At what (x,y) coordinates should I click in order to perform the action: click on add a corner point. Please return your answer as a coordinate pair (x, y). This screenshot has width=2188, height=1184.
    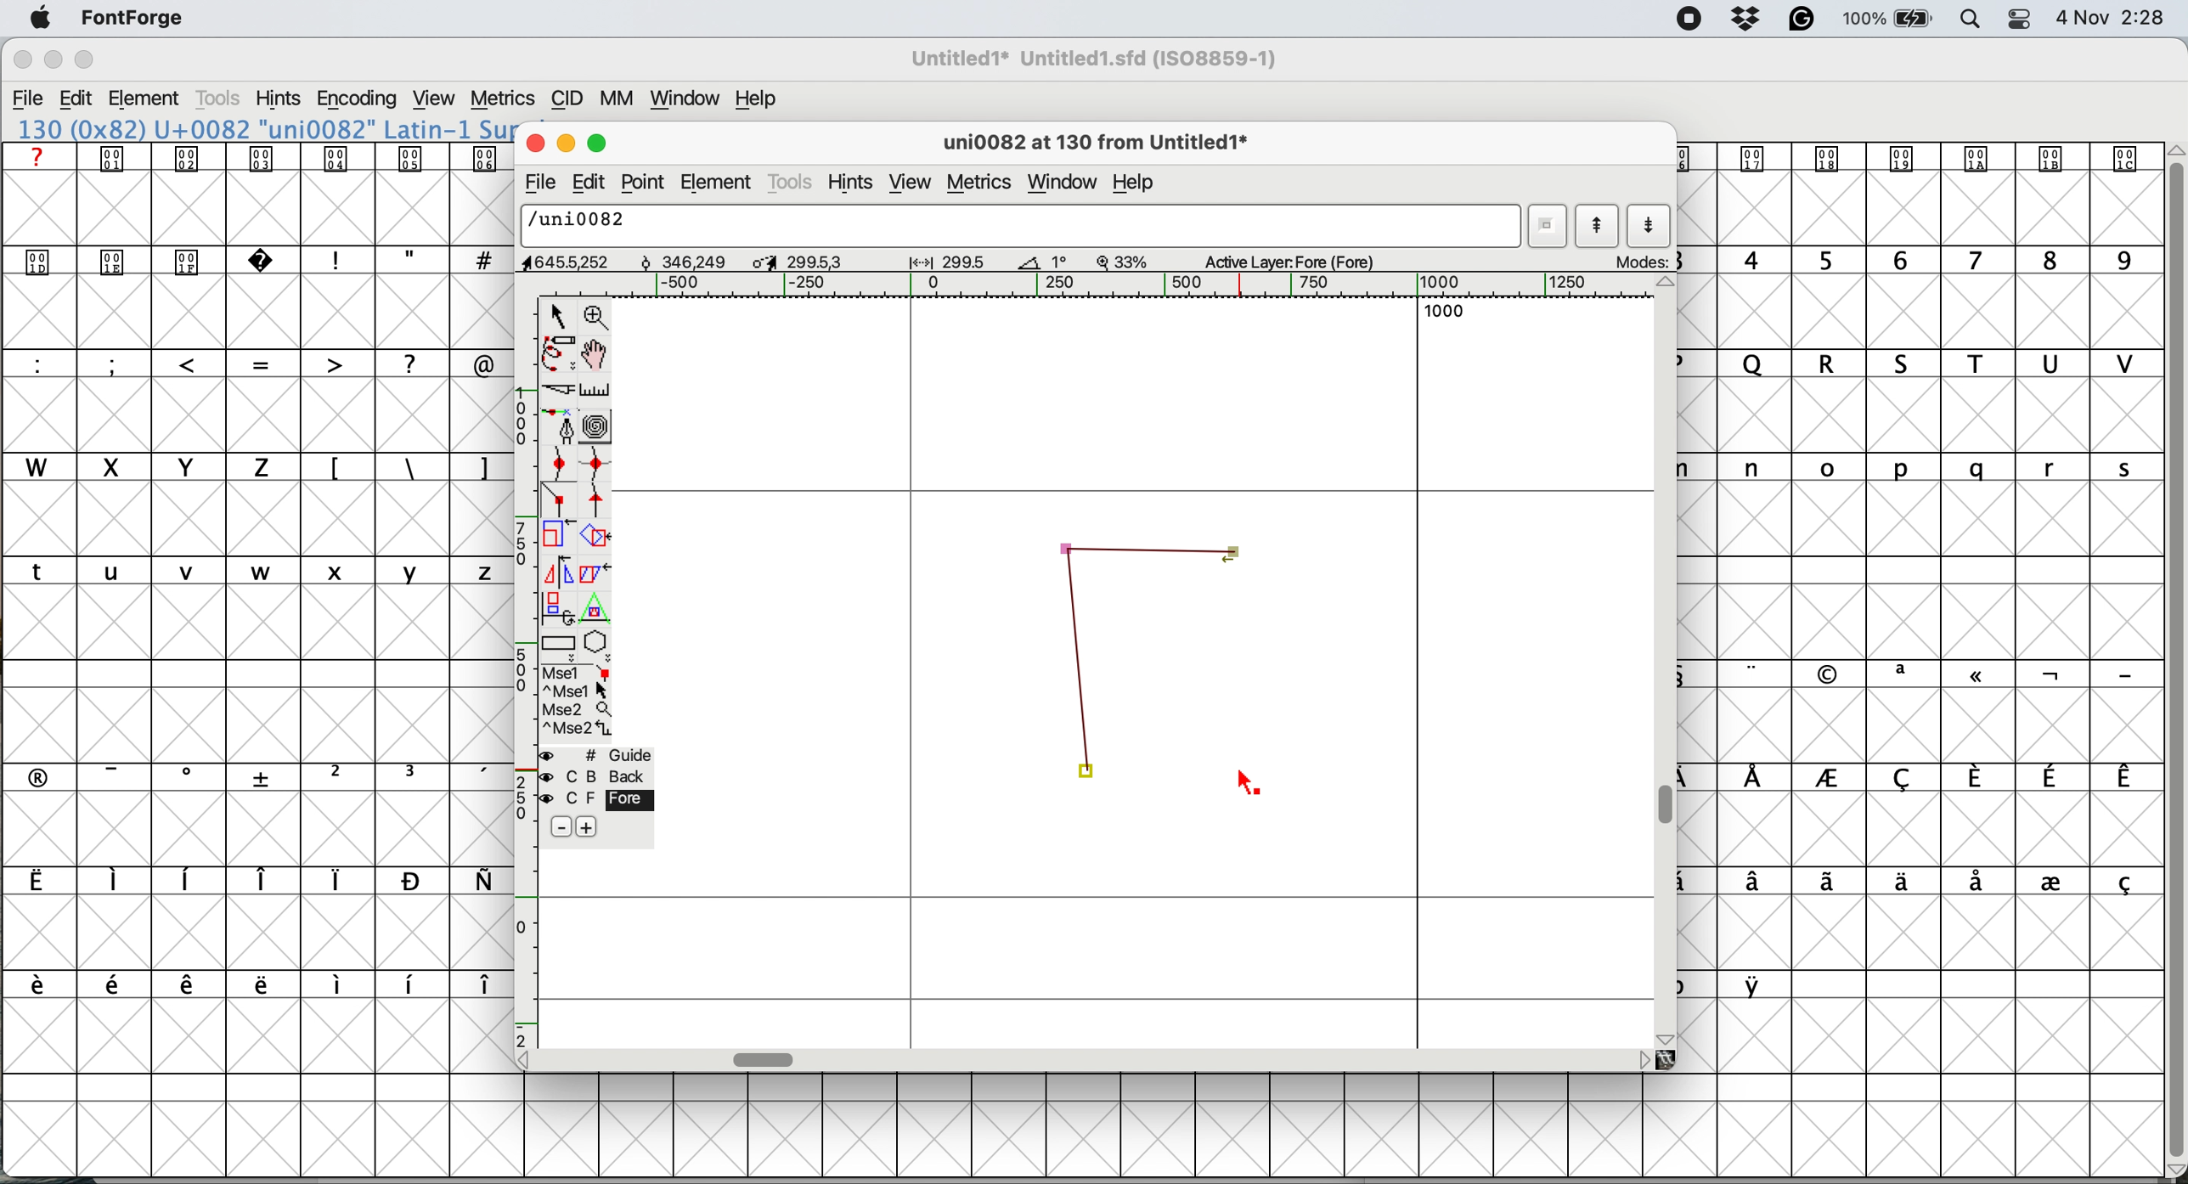
    Looking at the image, I should click on (559, 502).